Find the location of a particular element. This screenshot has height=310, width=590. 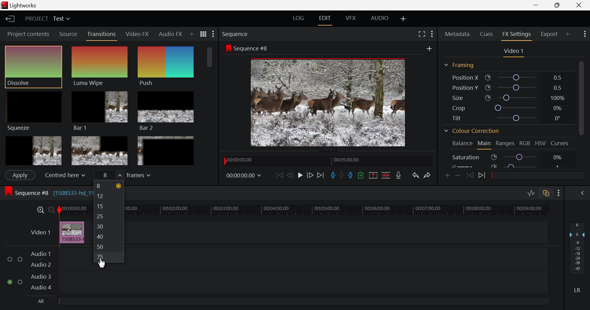

Project Timeline Track is located at coordinates (74, 210).